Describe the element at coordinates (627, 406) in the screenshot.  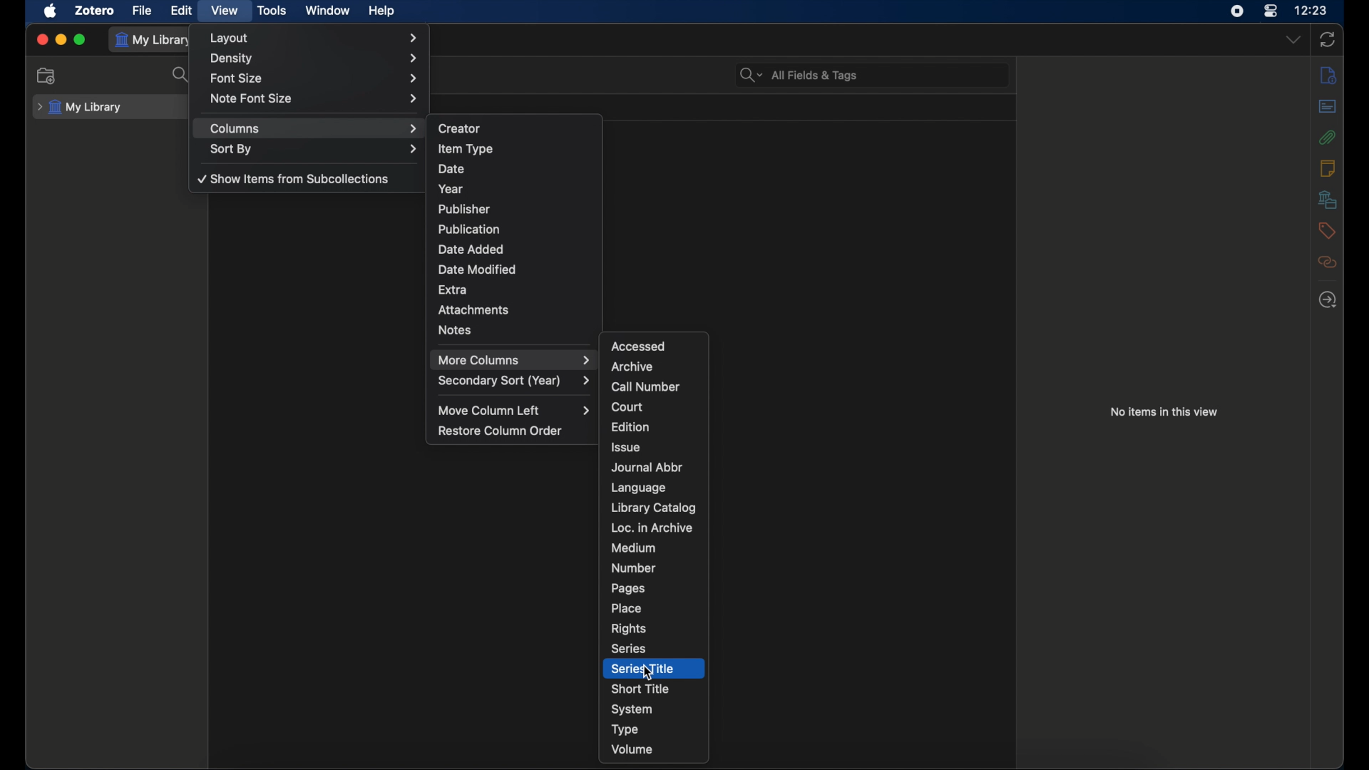
I see `court` at that location.